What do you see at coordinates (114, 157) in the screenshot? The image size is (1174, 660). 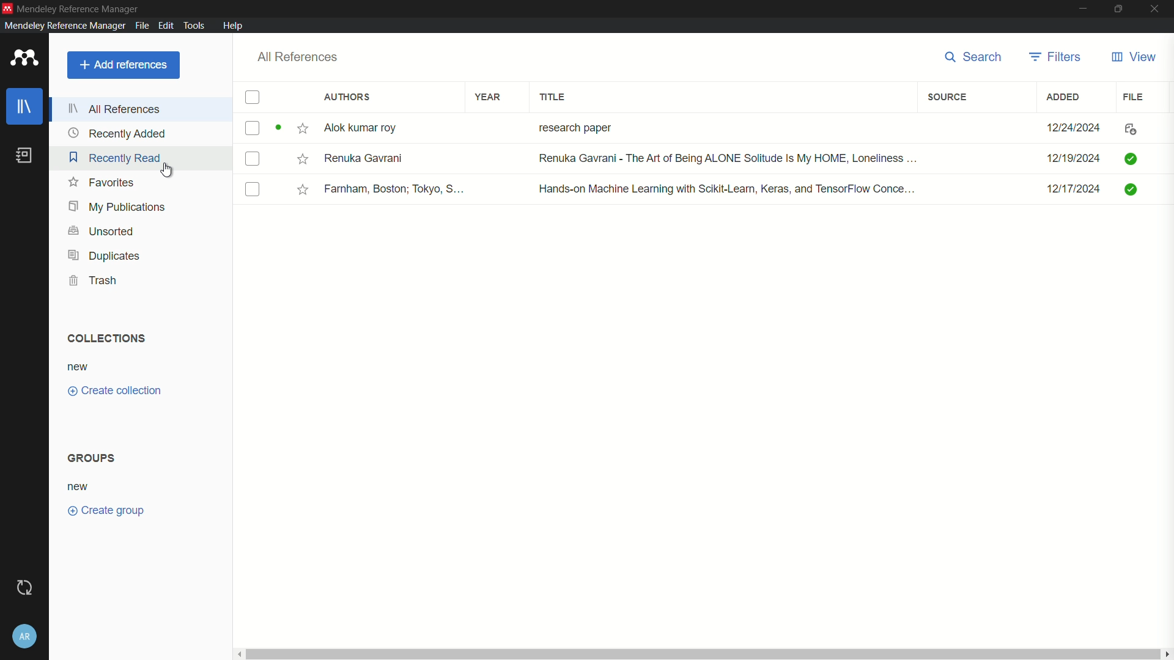 I see `recently read` at bounding box center [114, 157].